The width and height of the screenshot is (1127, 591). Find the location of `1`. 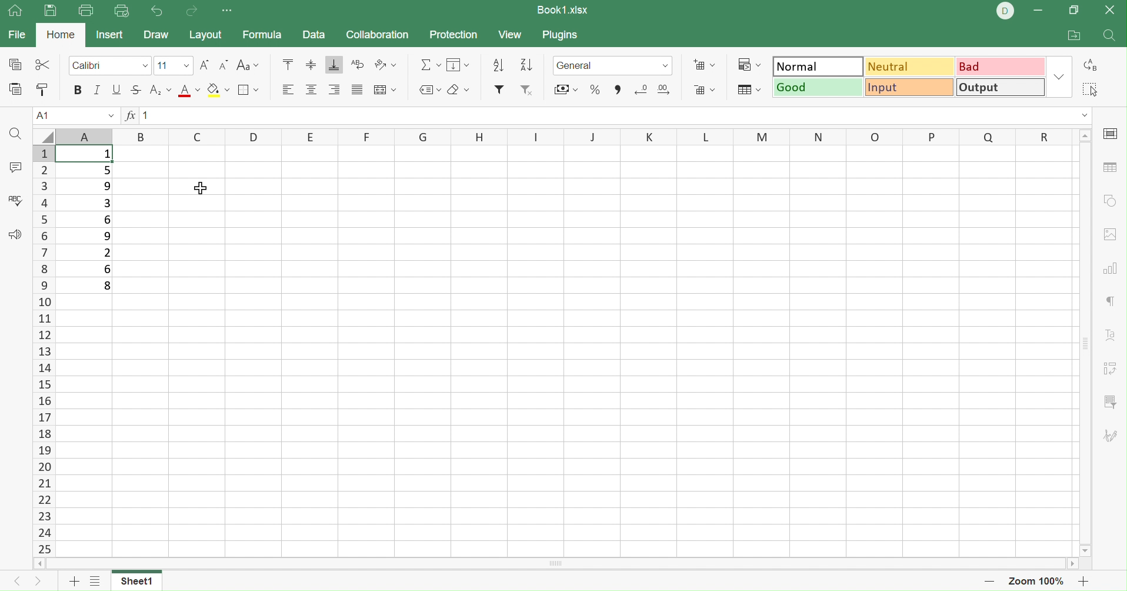

1 is located at coordinates (107, 156).